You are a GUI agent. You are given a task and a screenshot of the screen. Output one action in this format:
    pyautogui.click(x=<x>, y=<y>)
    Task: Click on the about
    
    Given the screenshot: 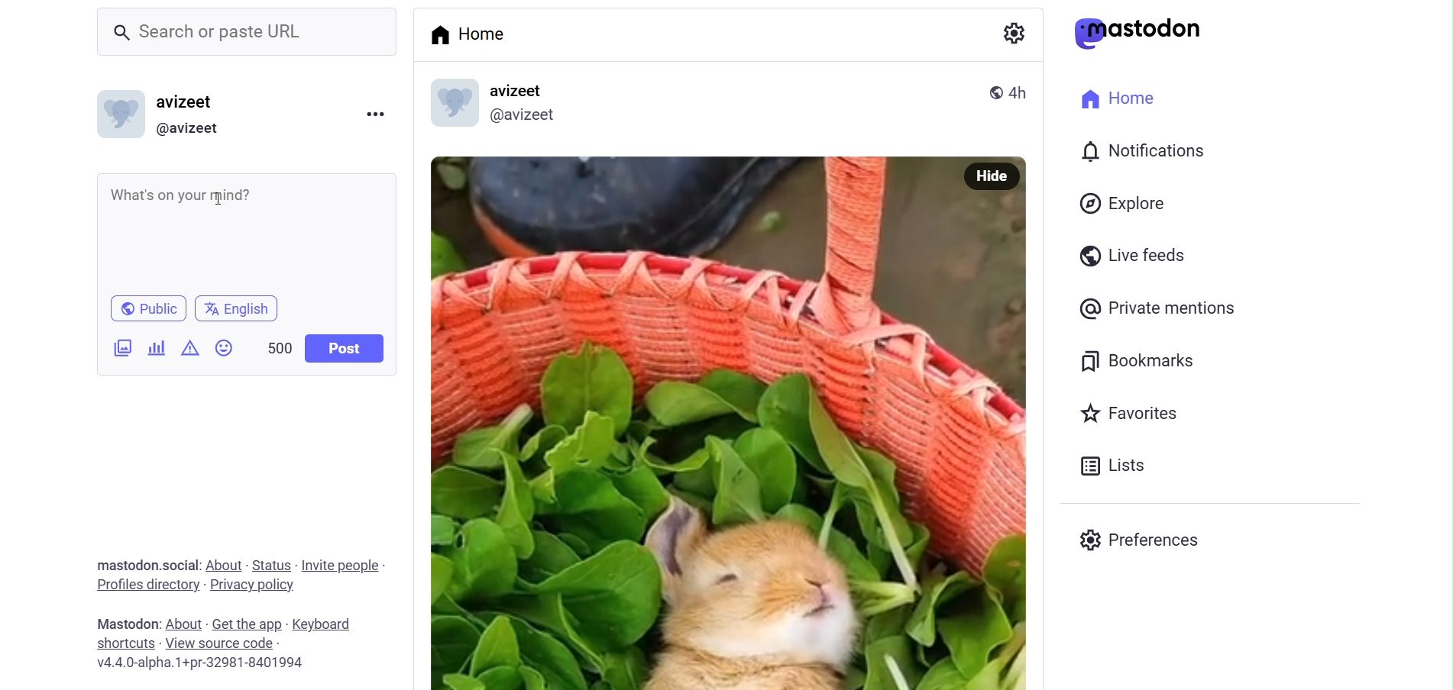 What is the action you would take?
    pyautogui.click(x=186, y=622)
    